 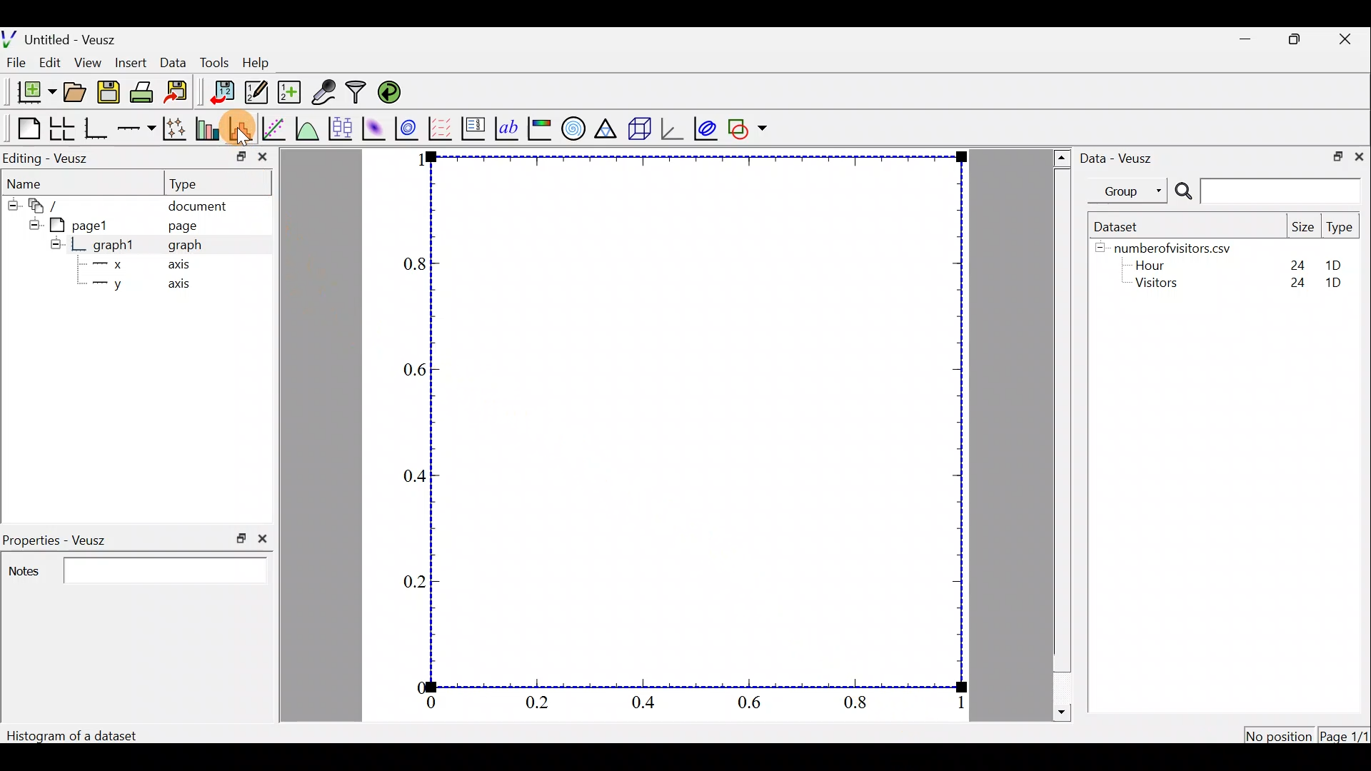 I want to click on Name, so click(x=29, y=181).